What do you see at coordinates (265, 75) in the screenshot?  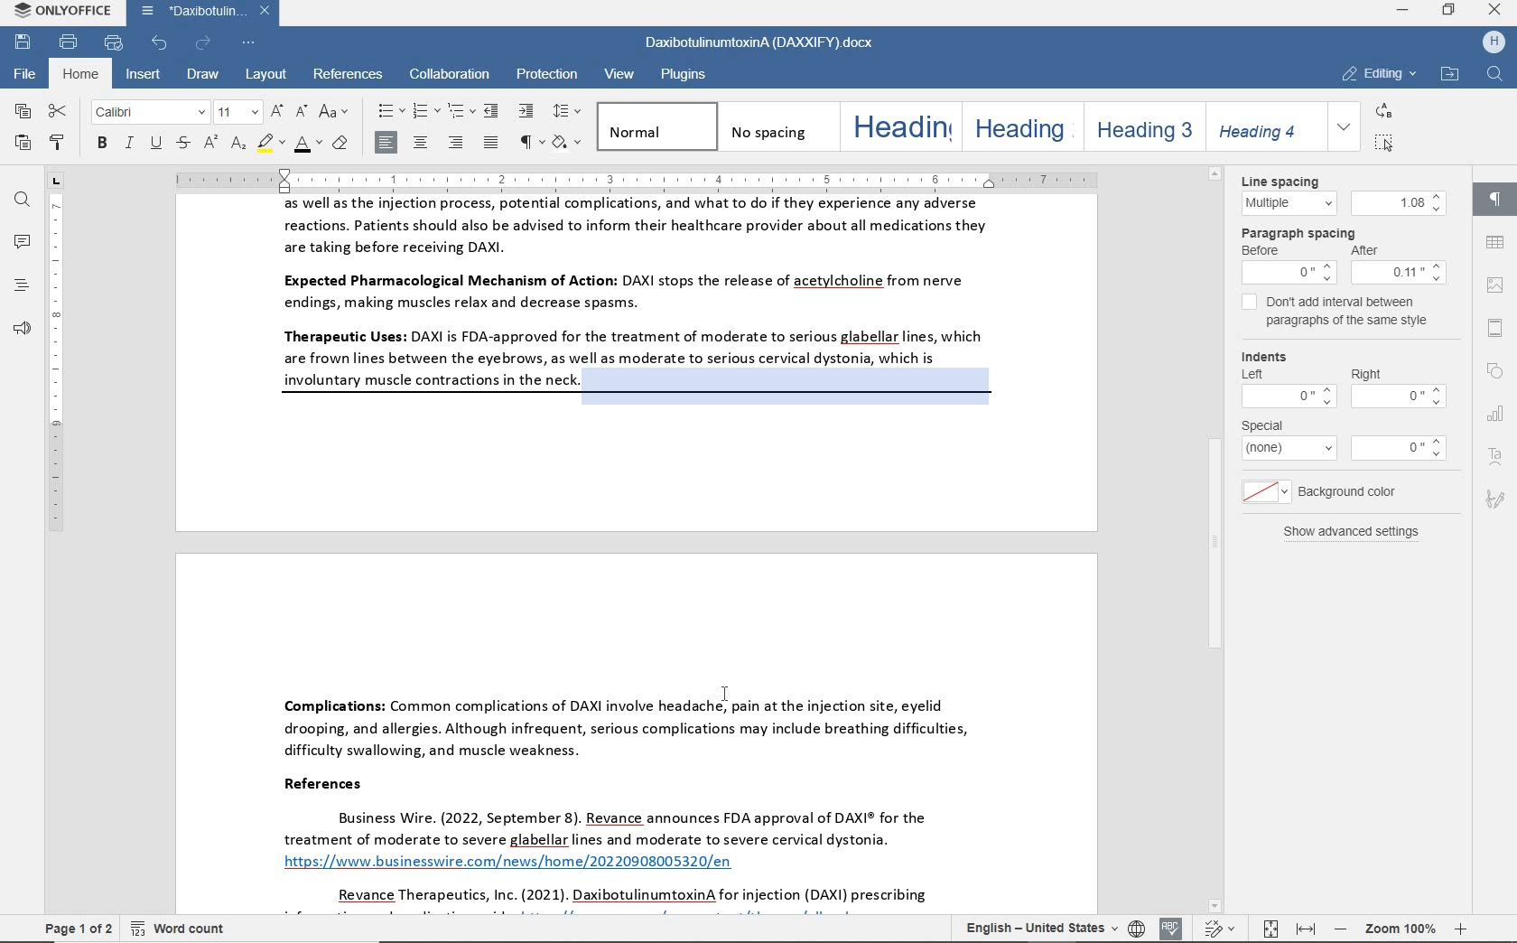 I see `layout` at bounding box center [265, 75].